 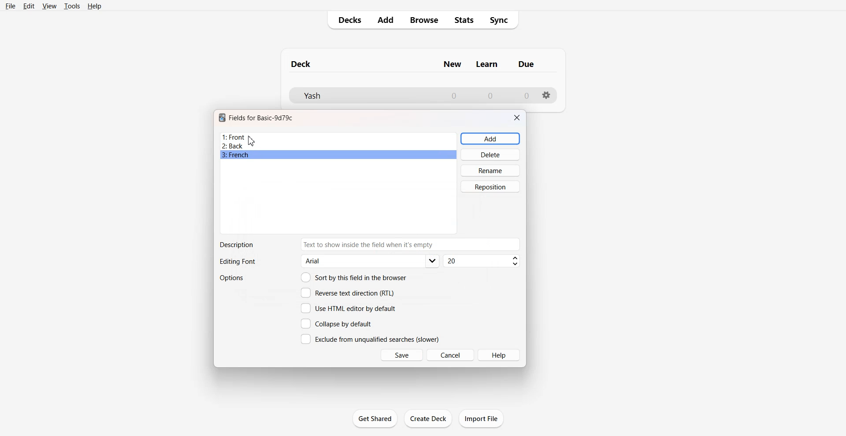 What do you see at coordinates (236, 245) in the screenshot?
I see `Text` at bounding box center [236, 245].